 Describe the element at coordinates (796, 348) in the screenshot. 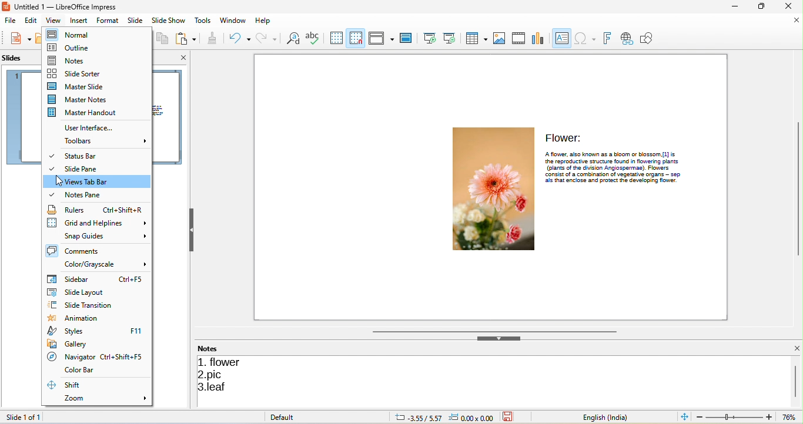

I see `close` at that location.